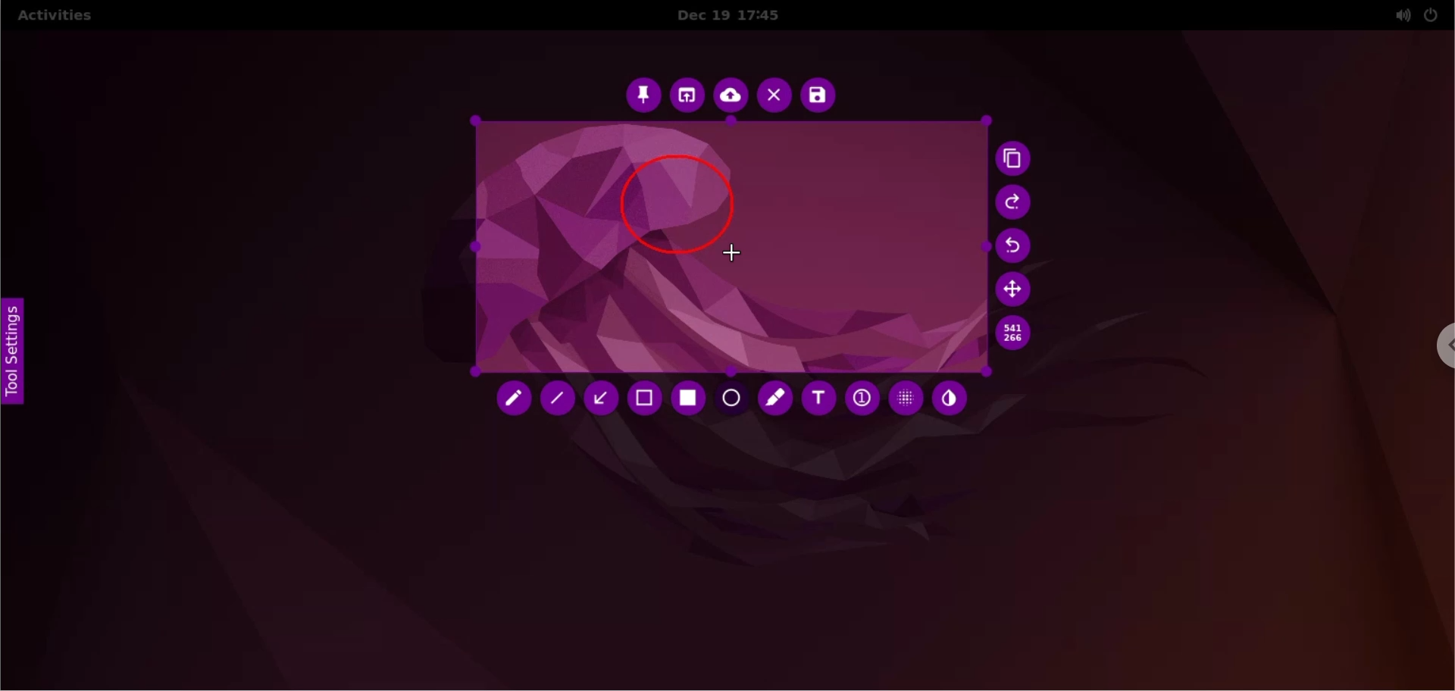 This screenshot has width=1455, height=691. What do you see at coordinates (733, 400) in the screenshot?
I see `circle tool` at bounding box center [733, 400].